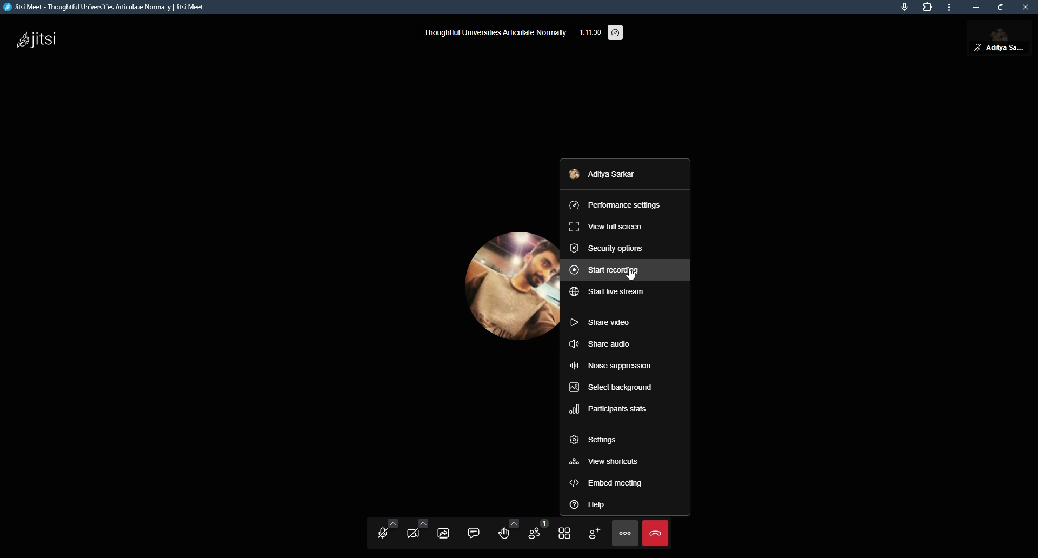 This screenshot has width=1038, height=558. I want to click on Jitsi Meet - Thoughtful Universities Articulate Normally | Jitsi Meet, so click(118, 8).